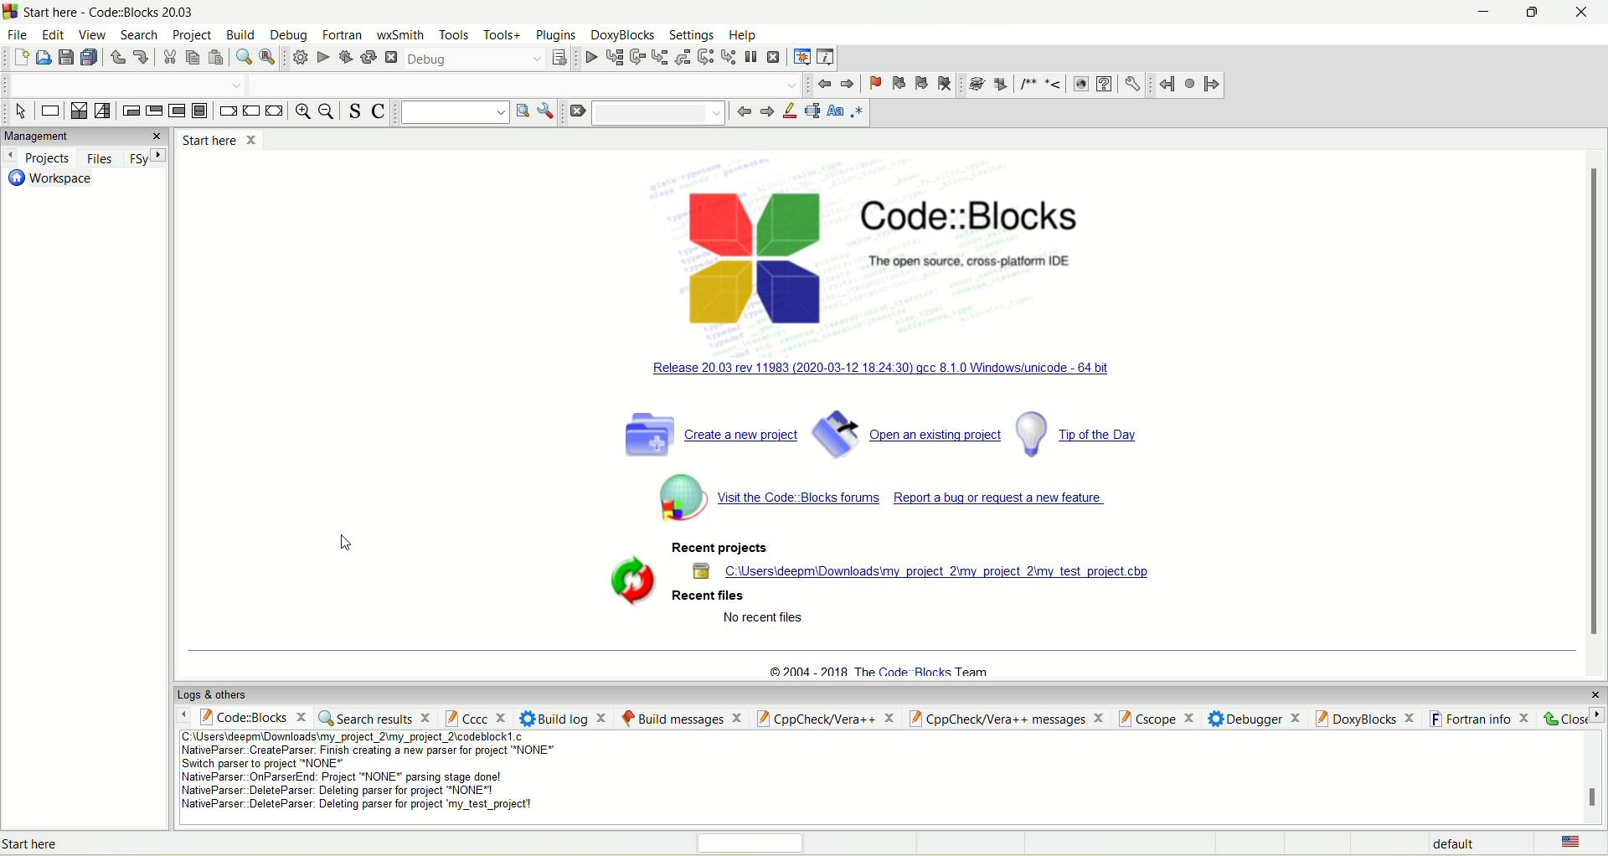  I want to click on tools+, so click(505, 36).